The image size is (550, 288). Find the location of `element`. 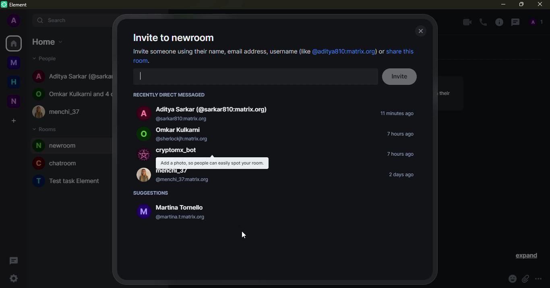

element is located at coordinates (15, 5).